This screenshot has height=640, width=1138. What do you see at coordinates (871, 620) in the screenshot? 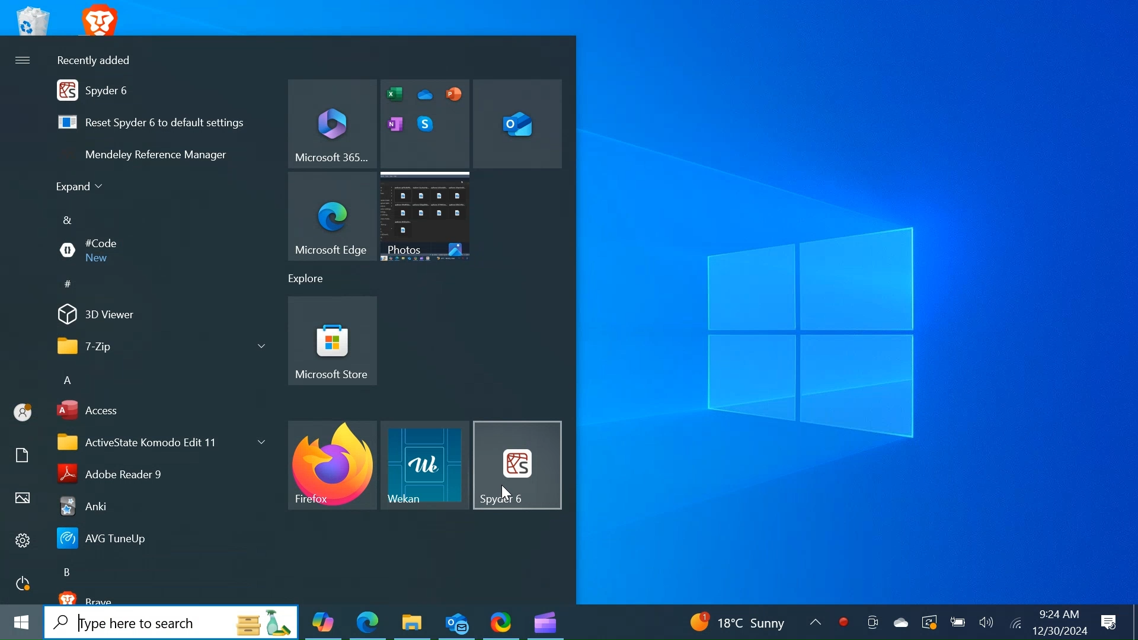
I see `Meet now` at bounding box center [871, 620].